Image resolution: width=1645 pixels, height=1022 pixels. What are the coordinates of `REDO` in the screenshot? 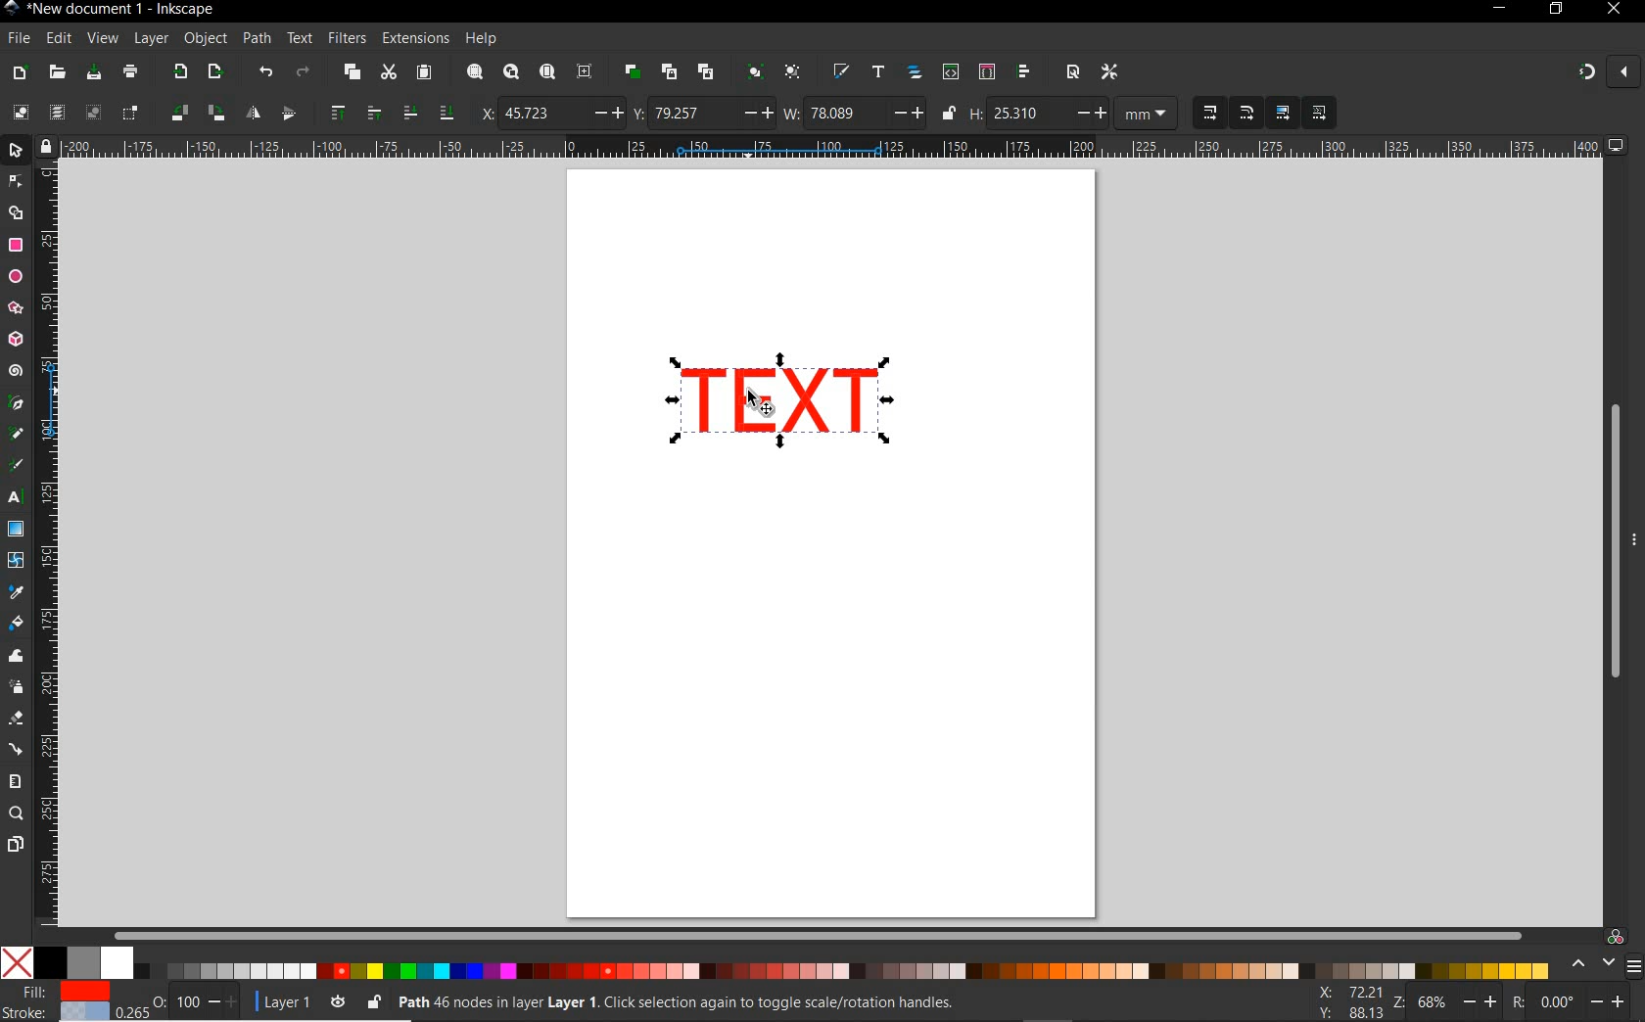 It's located at (305, 70).